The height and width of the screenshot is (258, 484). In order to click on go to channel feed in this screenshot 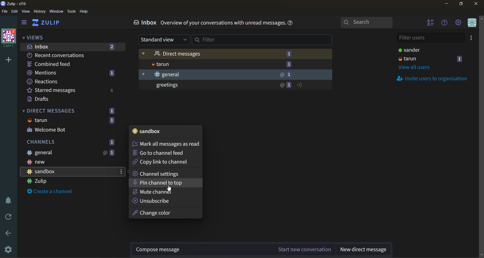, I will do `click(164, 152)`.